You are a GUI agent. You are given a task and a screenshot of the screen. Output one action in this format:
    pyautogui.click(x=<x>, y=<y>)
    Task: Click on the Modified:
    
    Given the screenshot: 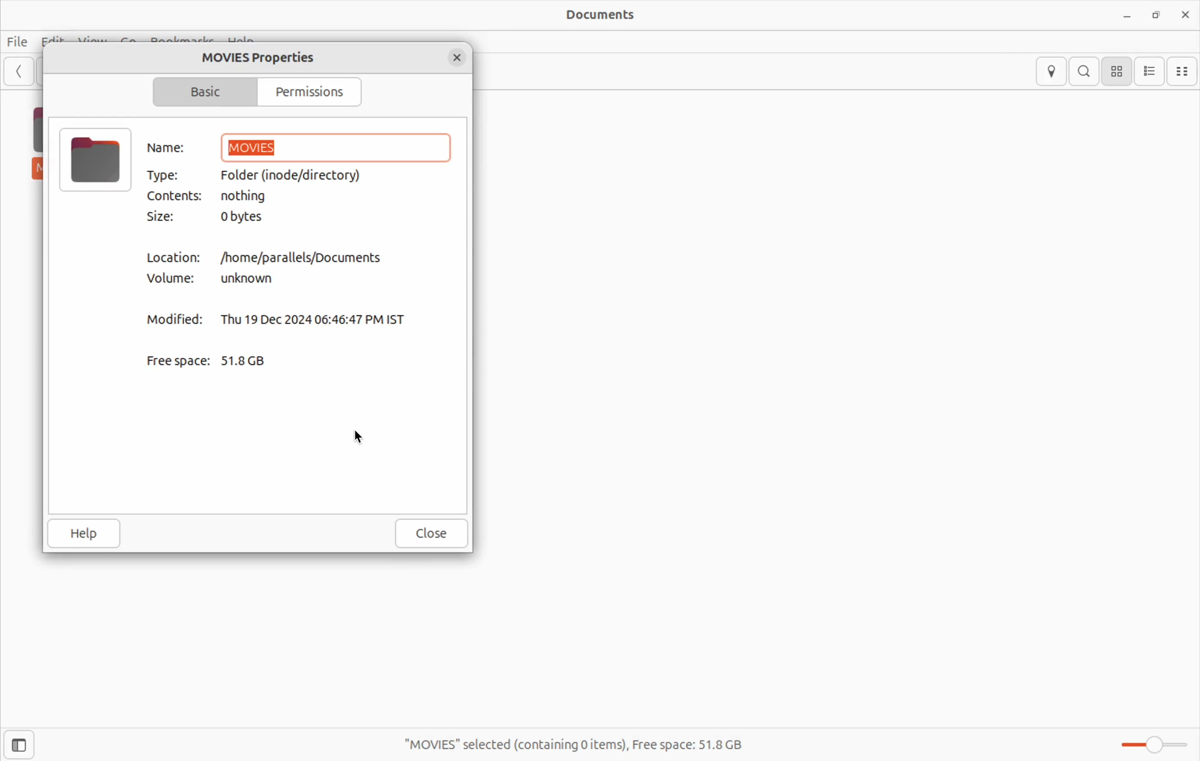 What is the action you would take?
    pyautogui.click(x=174, y=322)
    